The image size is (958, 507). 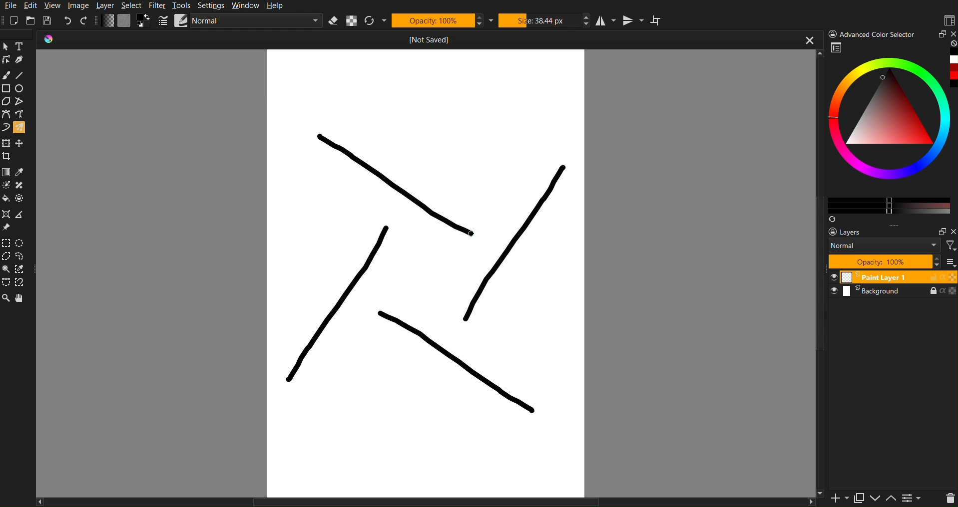 What do you see at coordinates (22, 45) in the screenshot?
I see `Text` at bounding box center [22, 45].